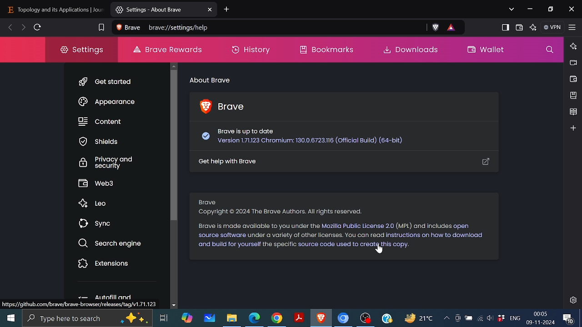  What do you see at coordinates (174, 145) in the screenshot?
I see `vertical scrollbar` at bounding box center [174, 145].